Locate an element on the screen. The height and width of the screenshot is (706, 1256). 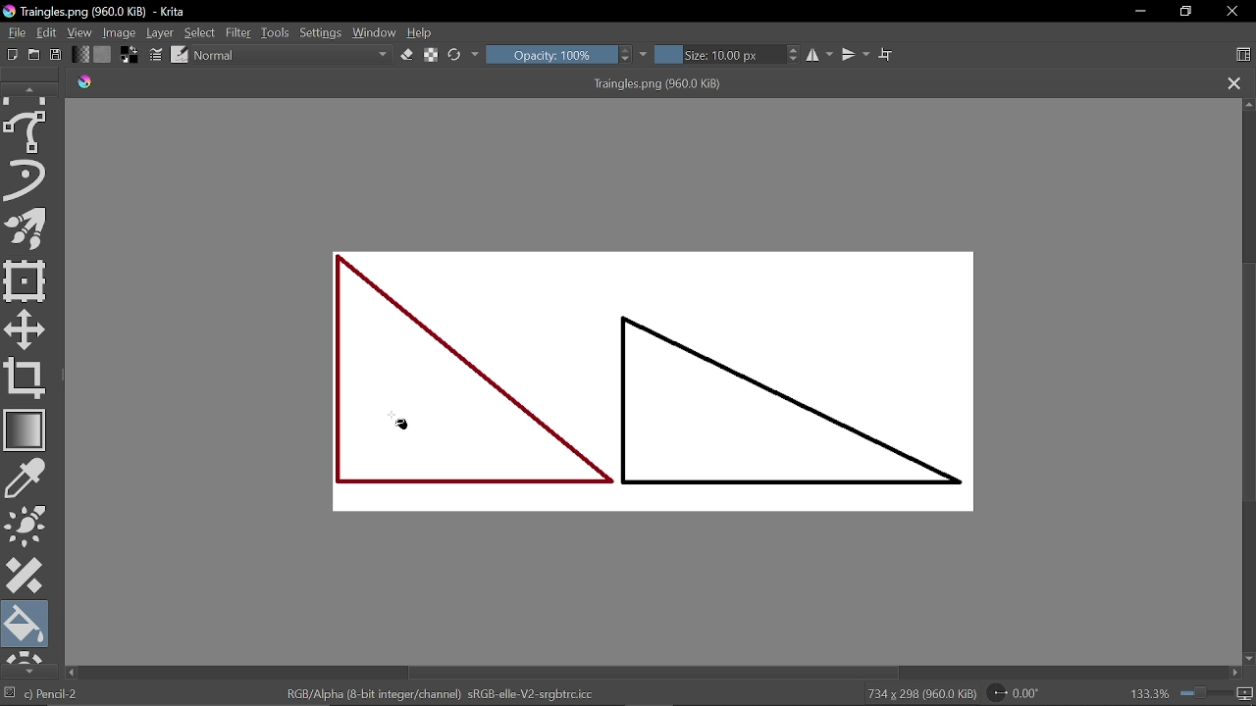
Freeehand path tool is located at coordinates (28, 132).